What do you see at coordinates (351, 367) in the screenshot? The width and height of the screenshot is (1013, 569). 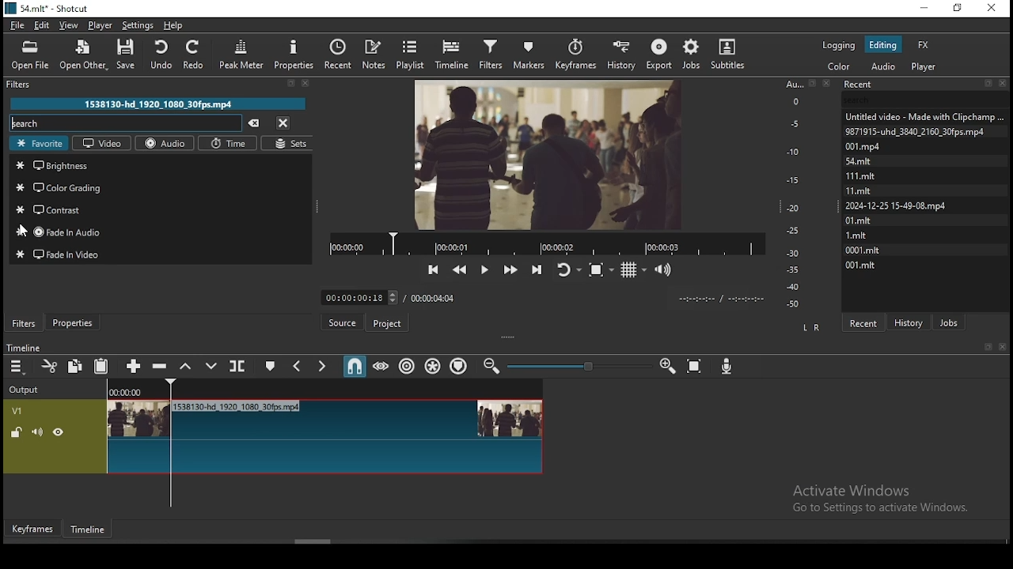 I see `snap` at bounding box center [351, 367].